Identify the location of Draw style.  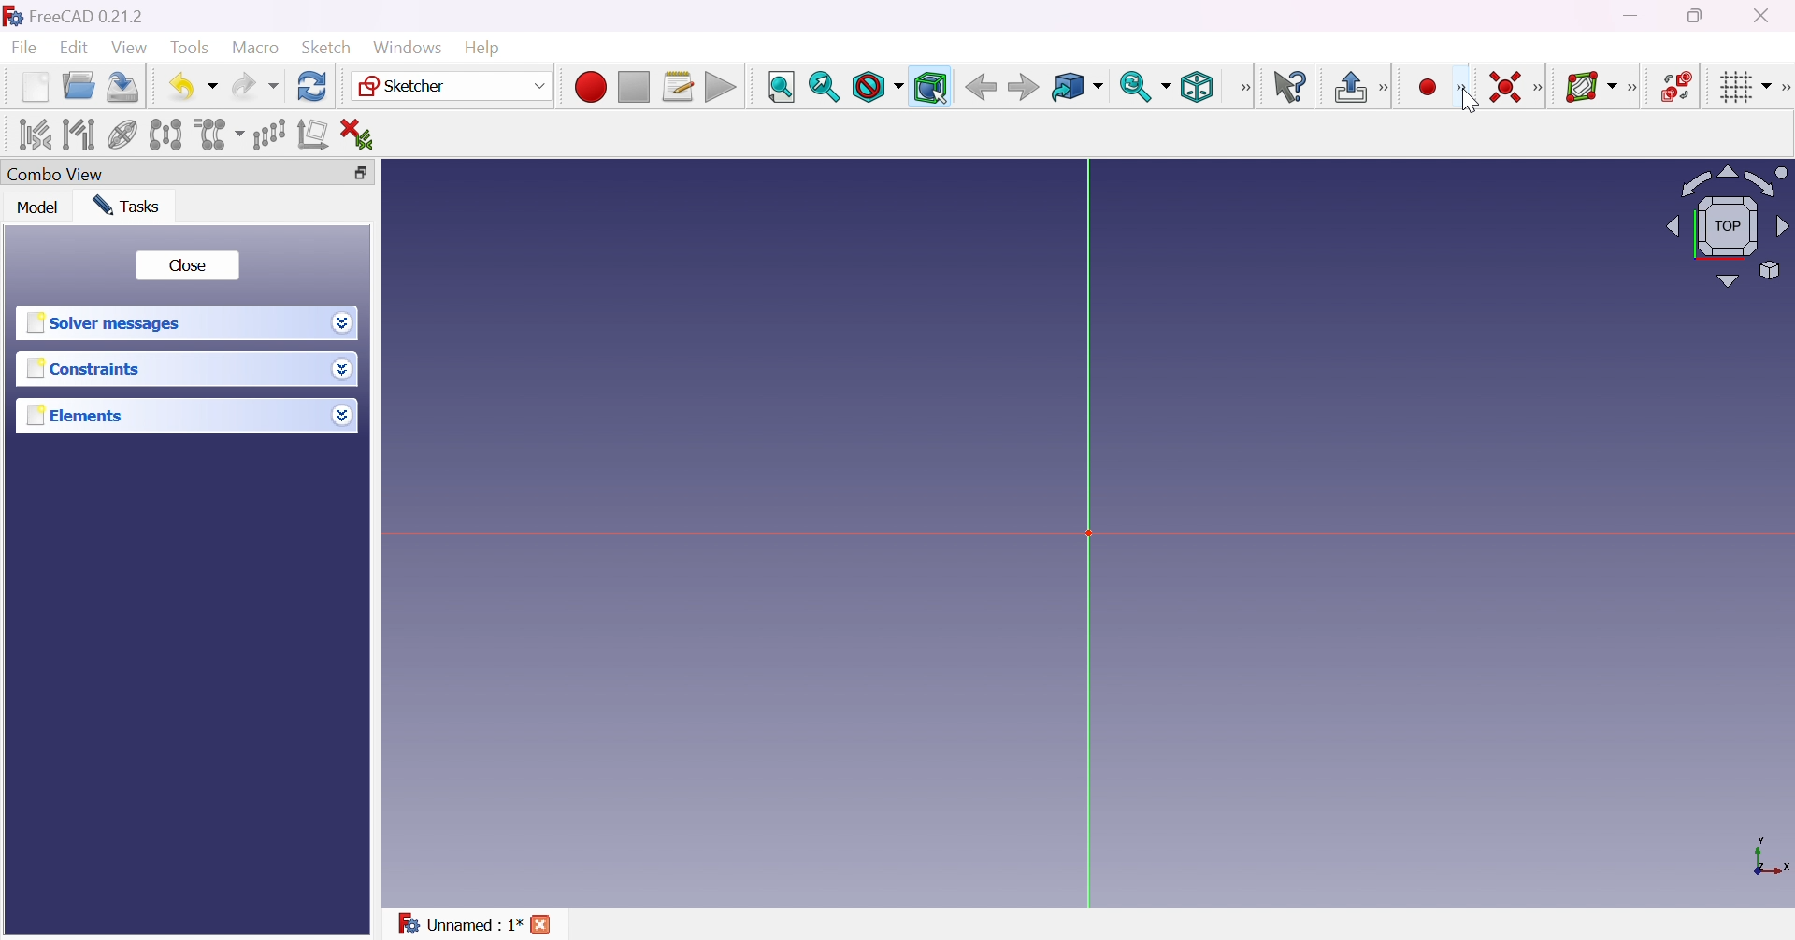
(876, 87).